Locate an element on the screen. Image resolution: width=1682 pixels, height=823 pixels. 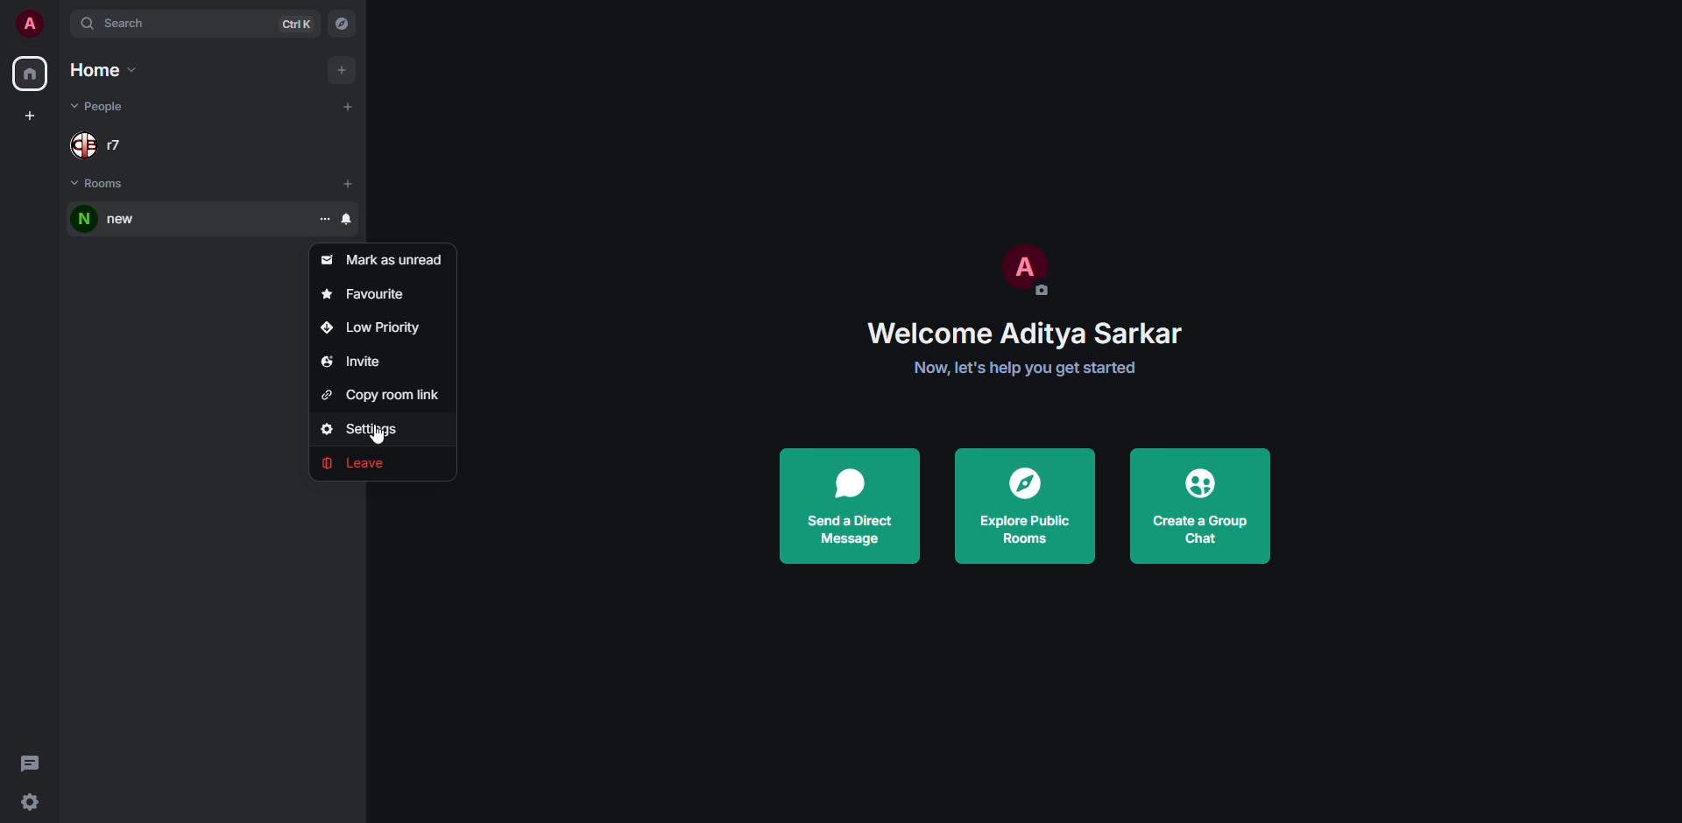
navigator is located at coordinates (343, 25).